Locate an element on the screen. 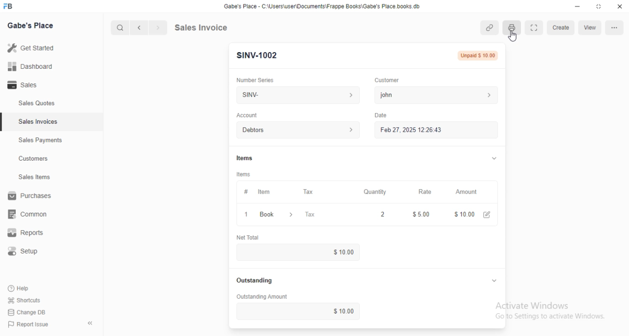  sales is located at coordinates (24, 84).